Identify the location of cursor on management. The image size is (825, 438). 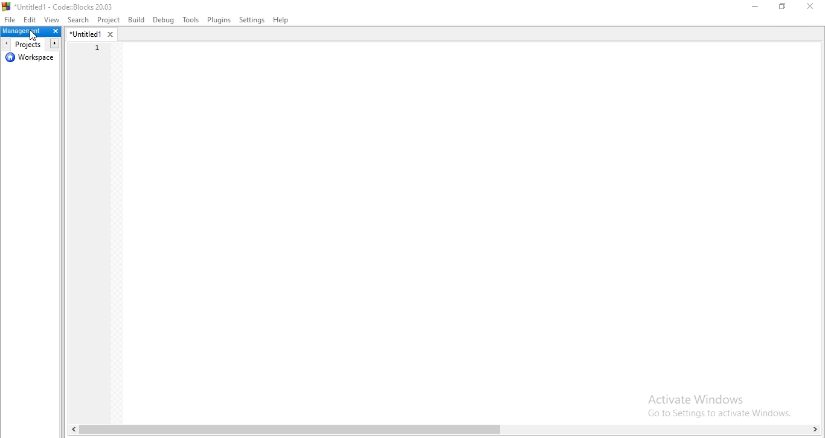
(34, 37).